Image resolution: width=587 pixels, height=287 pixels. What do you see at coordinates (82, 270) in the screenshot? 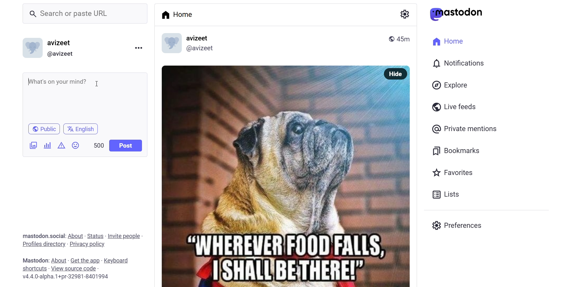
I see `Mastodon: About - Get the app - Keyboard
shortcuts - View source code
v4.4.0-alpha.1+pr-32981-8401994` at bounding box center [82, 270].